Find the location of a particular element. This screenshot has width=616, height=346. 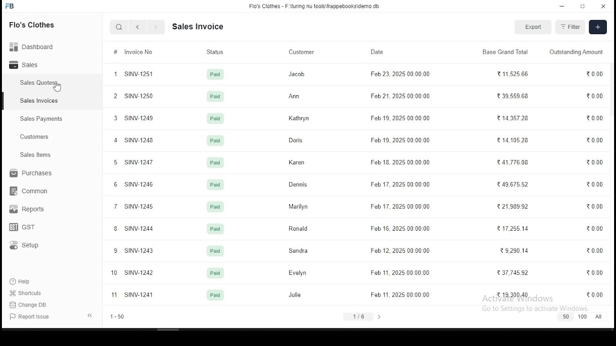

paid is located at coordinates (215, 118).